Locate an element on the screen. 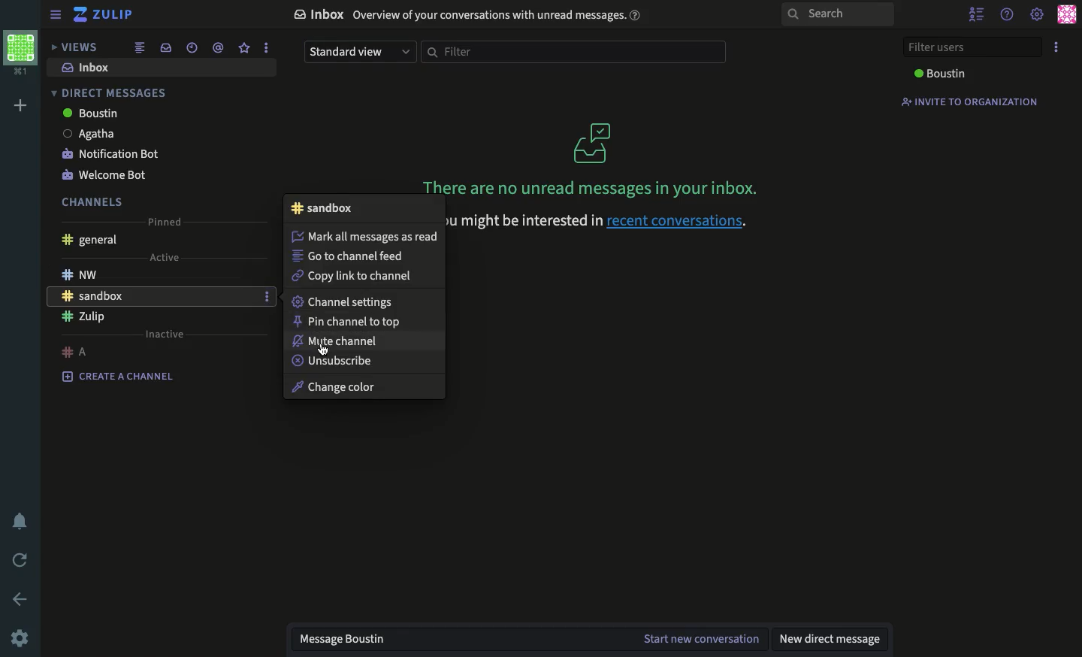  mention is located at coordinates (218, 47).